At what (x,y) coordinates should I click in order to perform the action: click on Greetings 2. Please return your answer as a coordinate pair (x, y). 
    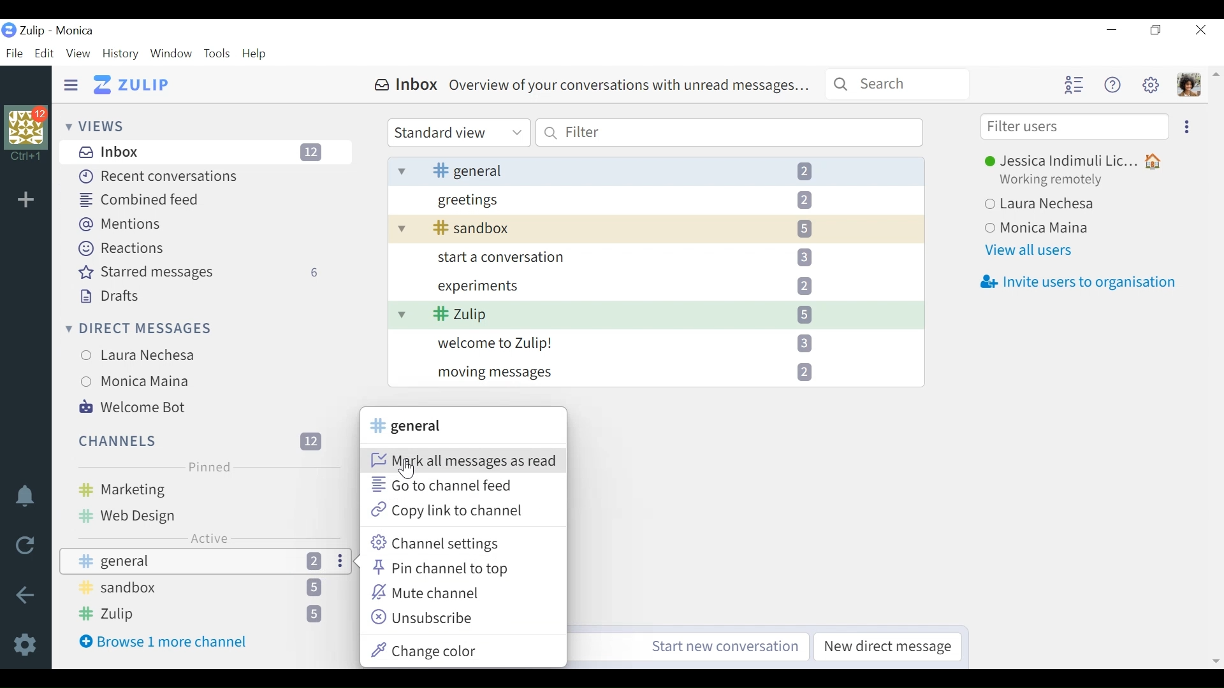
    Looking at the image, I should click on (657, 199).